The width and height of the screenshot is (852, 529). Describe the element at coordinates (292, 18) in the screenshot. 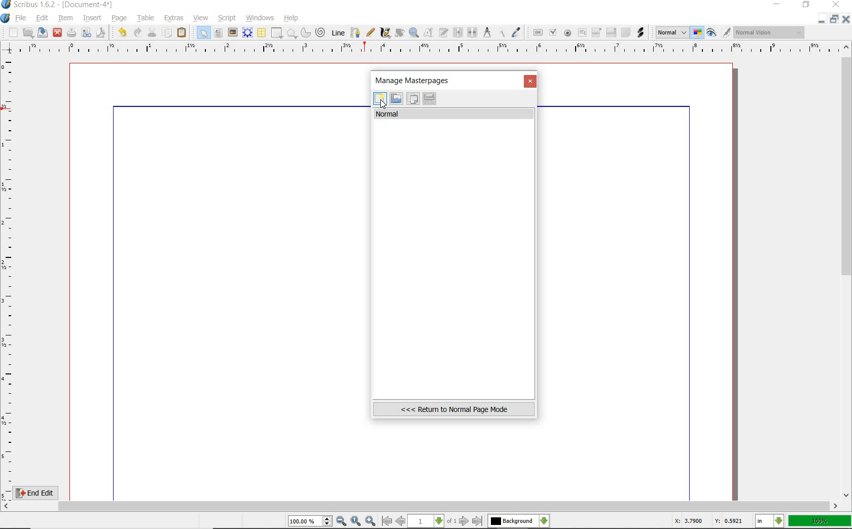

I see `help` at that location.